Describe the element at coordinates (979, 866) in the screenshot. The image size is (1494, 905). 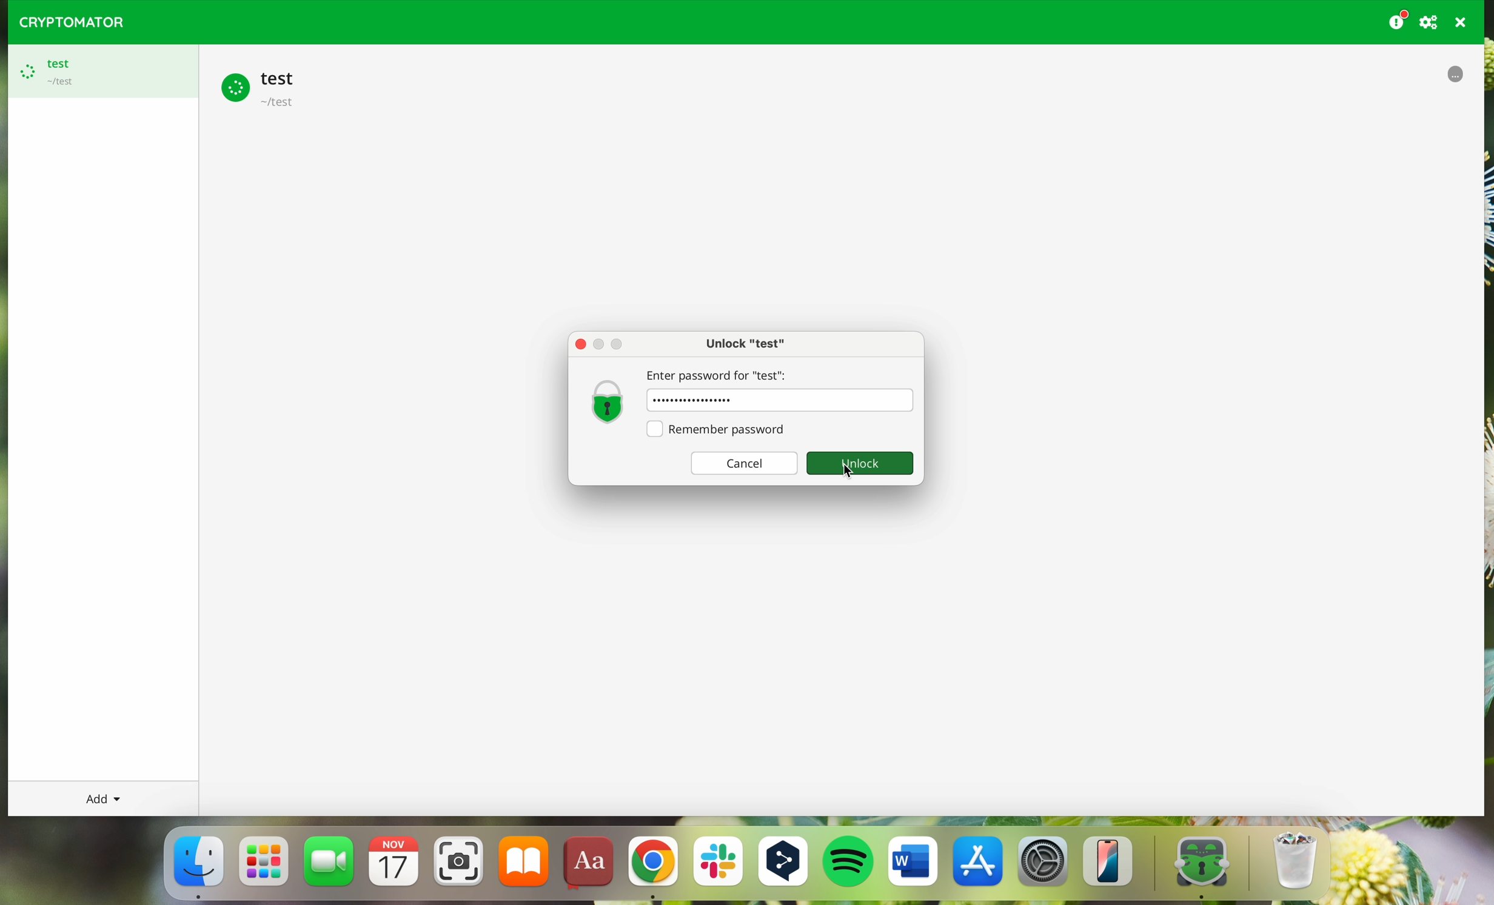
I see `Appstore` at that location.